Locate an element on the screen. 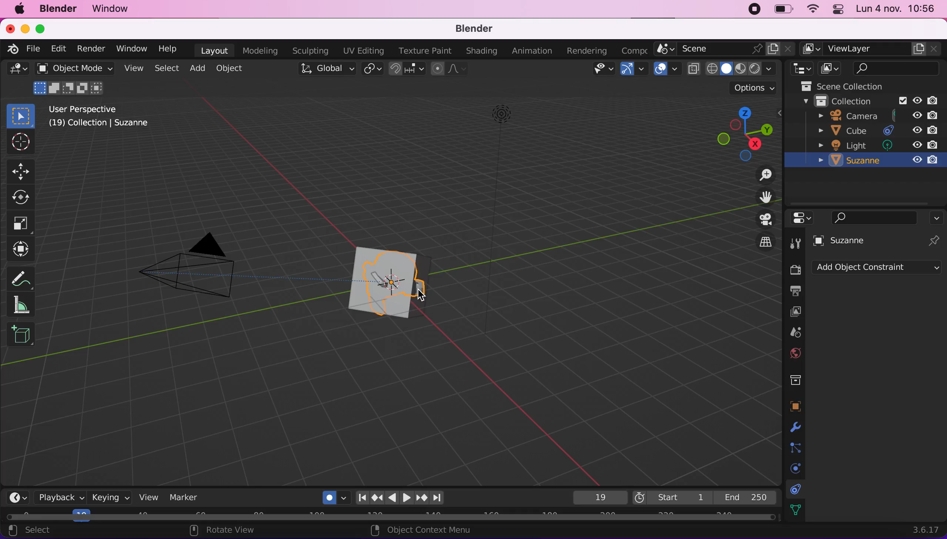 This screenshot has width=947, height=539. view is located at coordinates (132, 68).